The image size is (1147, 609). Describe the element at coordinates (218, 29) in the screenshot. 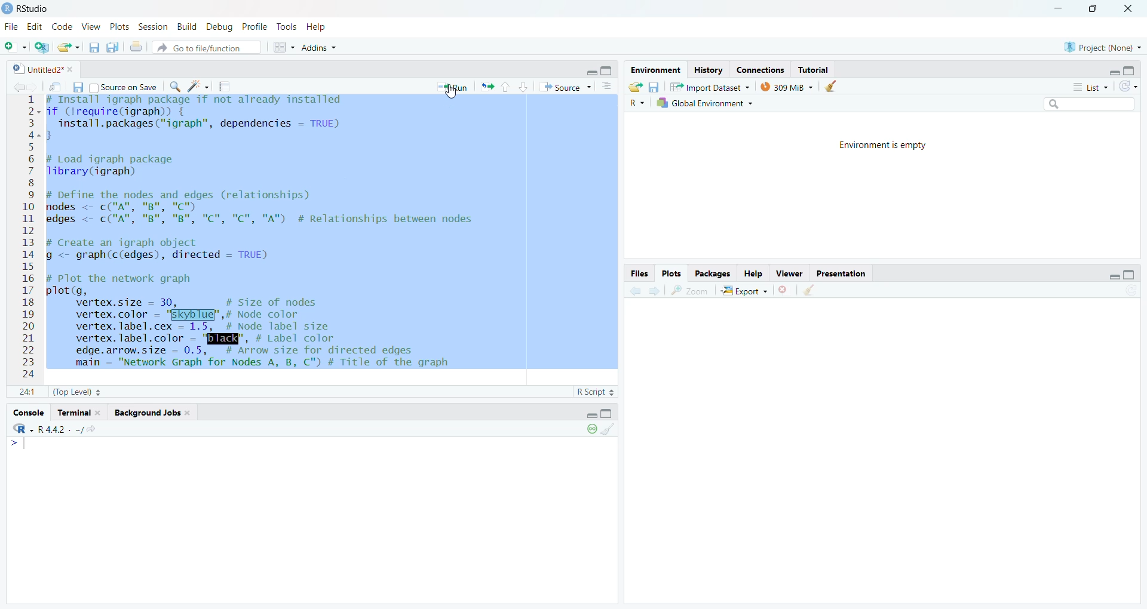

I see `Debug` at that location.